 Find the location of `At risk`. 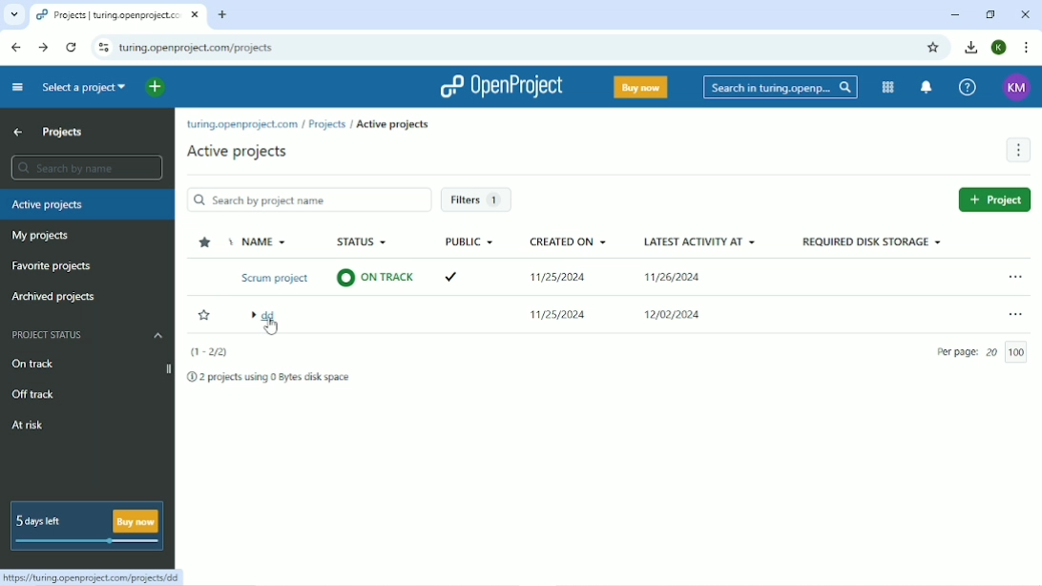

At risk is located at coordinates (29, 427).